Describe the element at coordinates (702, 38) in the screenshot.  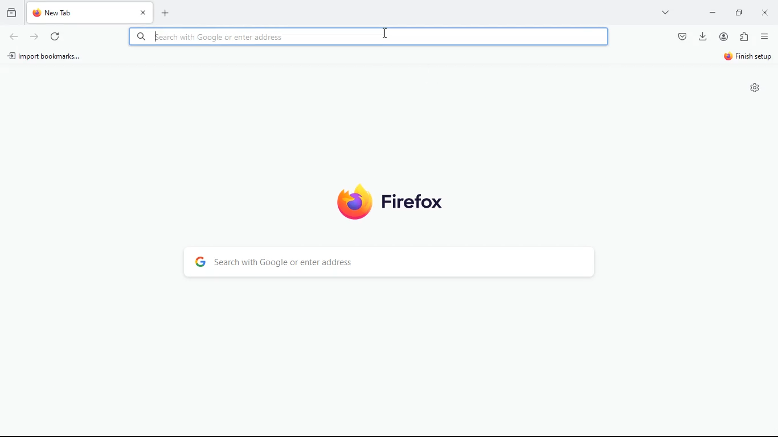
I see `download` at that location.